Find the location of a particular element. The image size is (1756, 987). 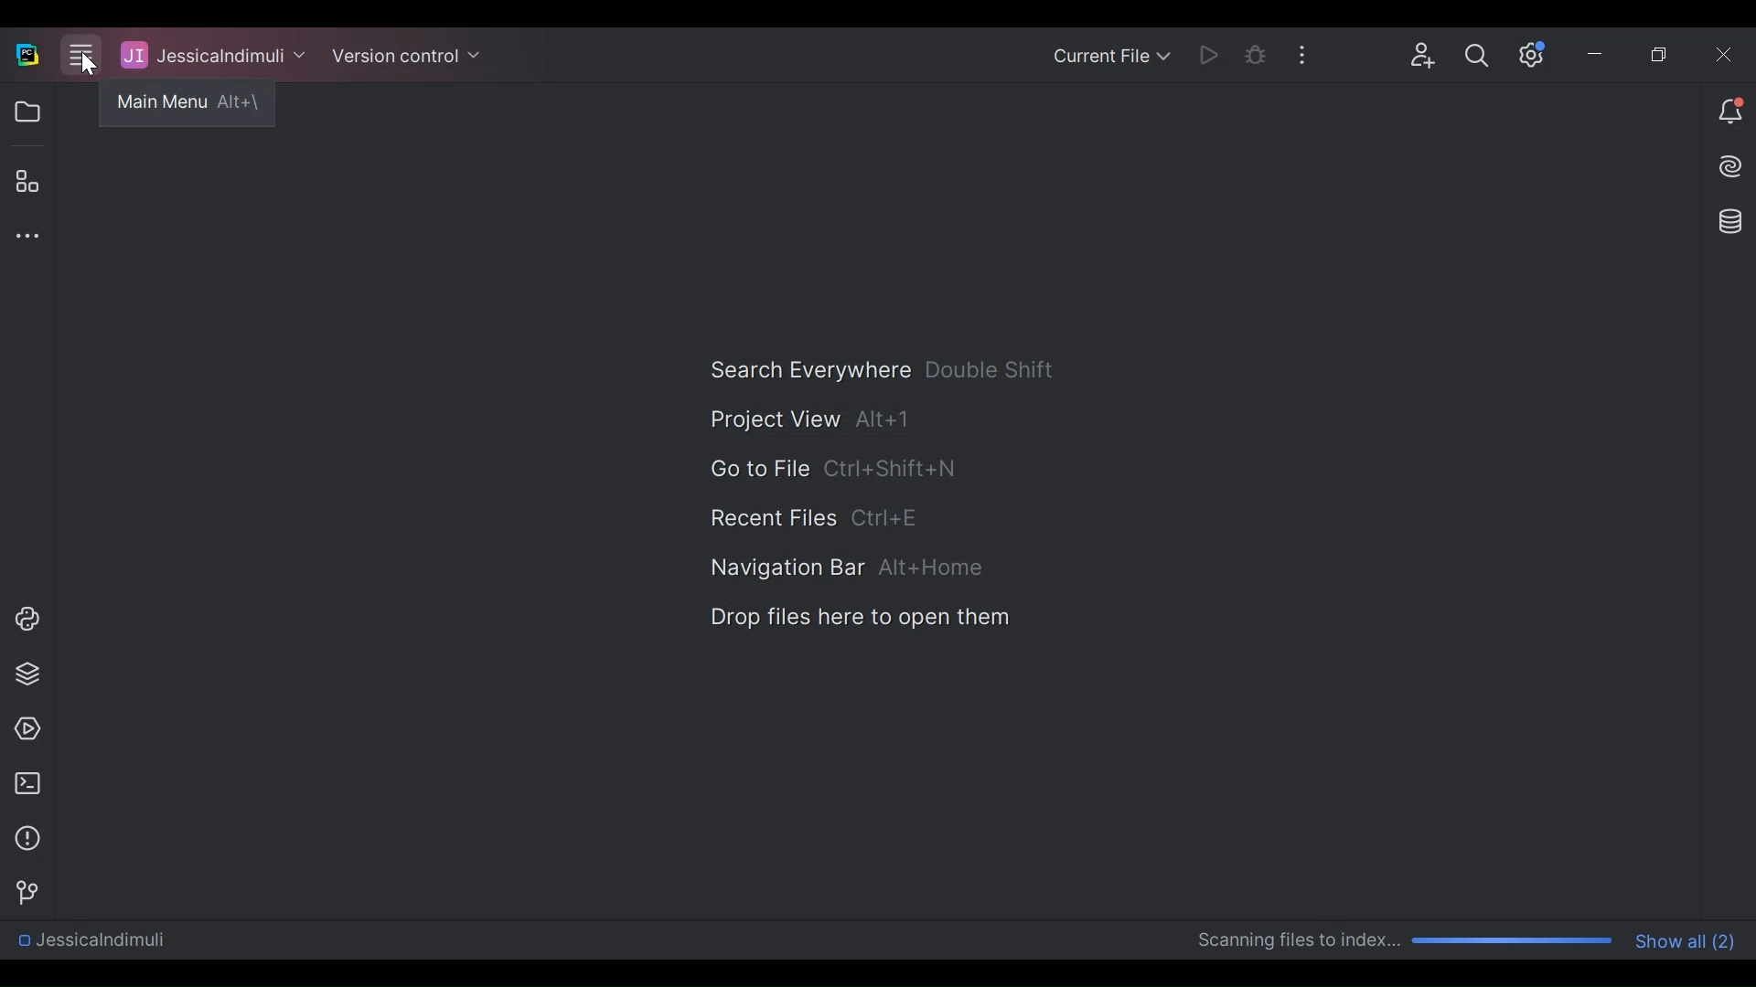

Settings is located at coordinates (1476, 54).